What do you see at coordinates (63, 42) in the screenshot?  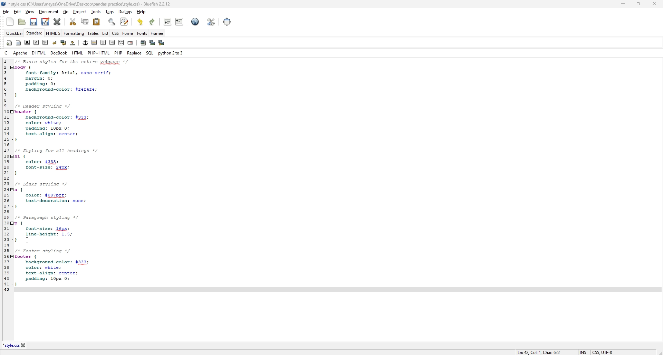 I see `break and clear` at bounding box center [63, 42].